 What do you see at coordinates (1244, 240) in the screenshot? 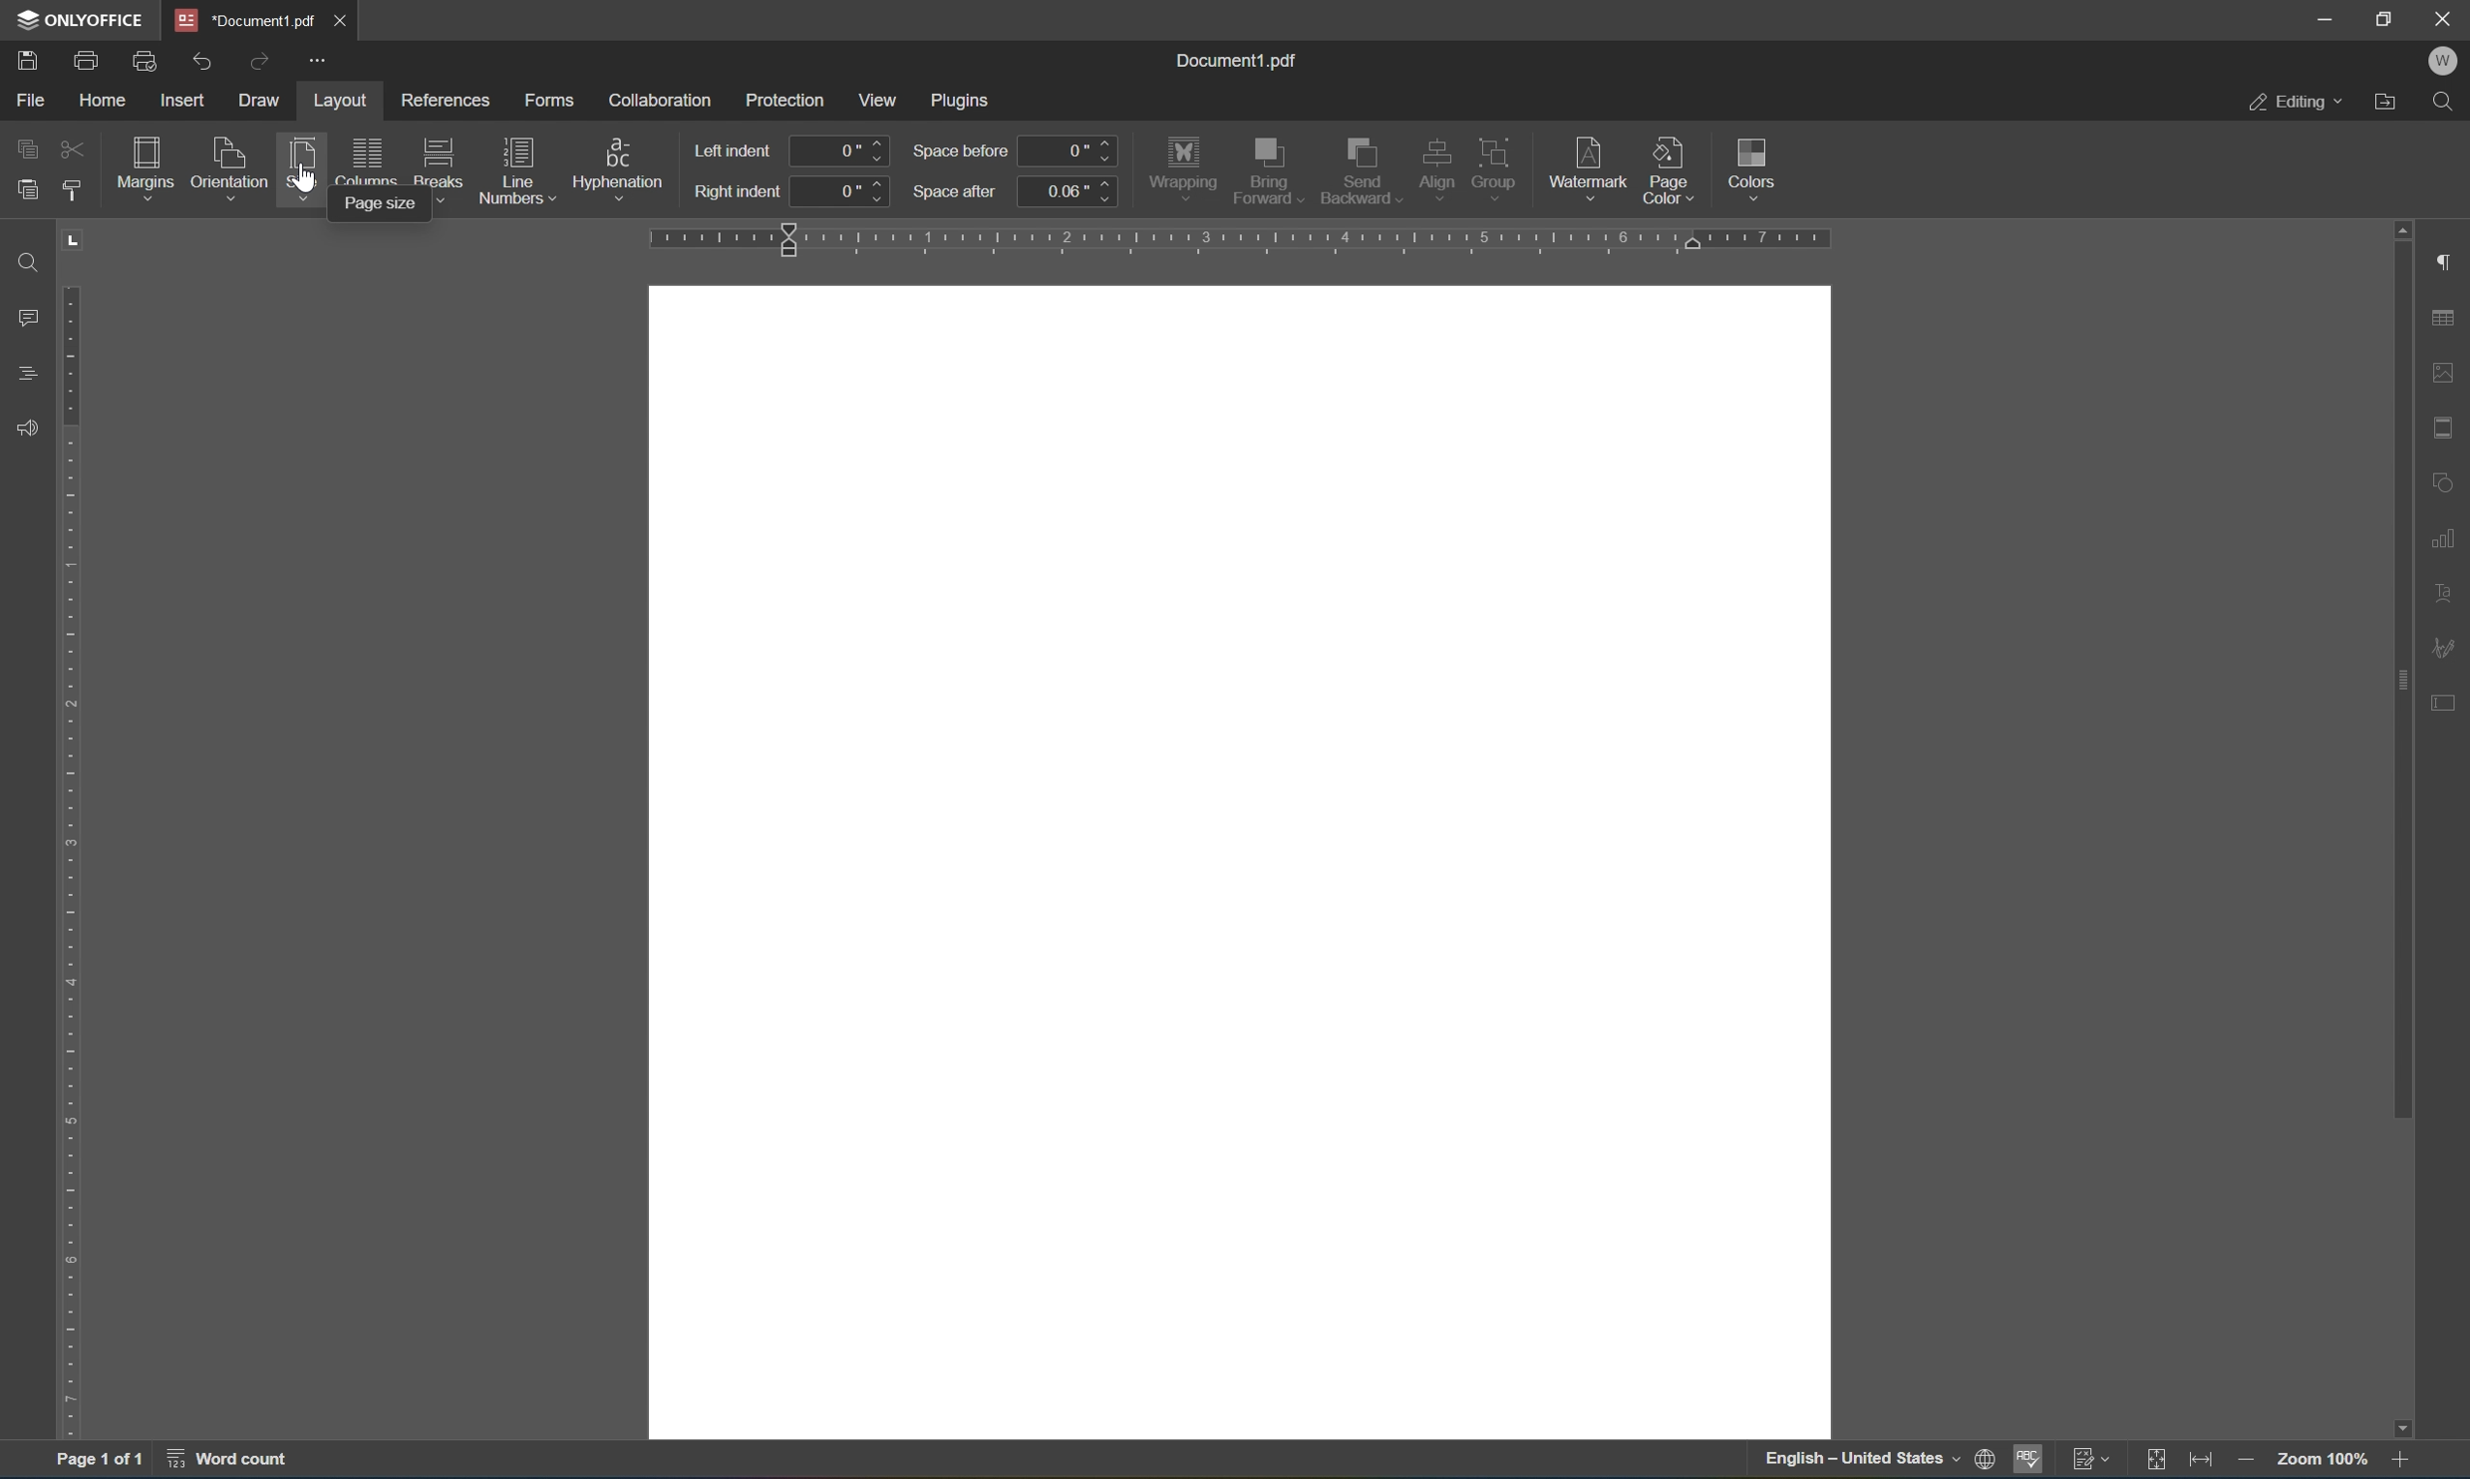
I see `ruler` at bounding box center [1244, 240].